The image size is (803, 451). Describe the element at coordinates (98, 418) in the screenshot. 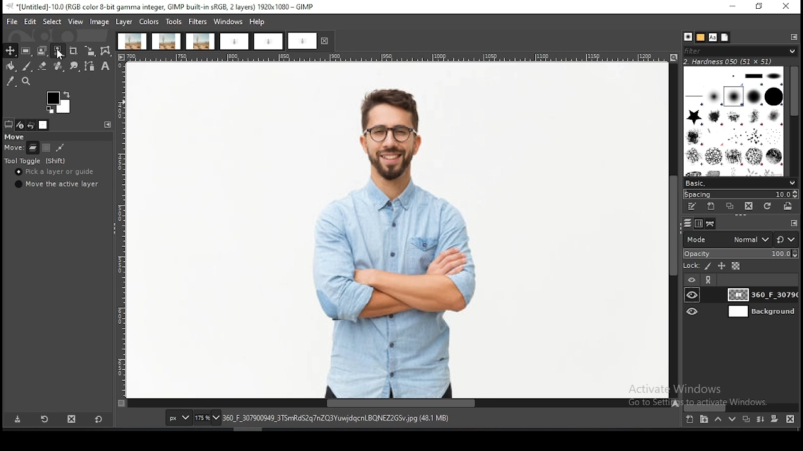

I see `reset` at that location.